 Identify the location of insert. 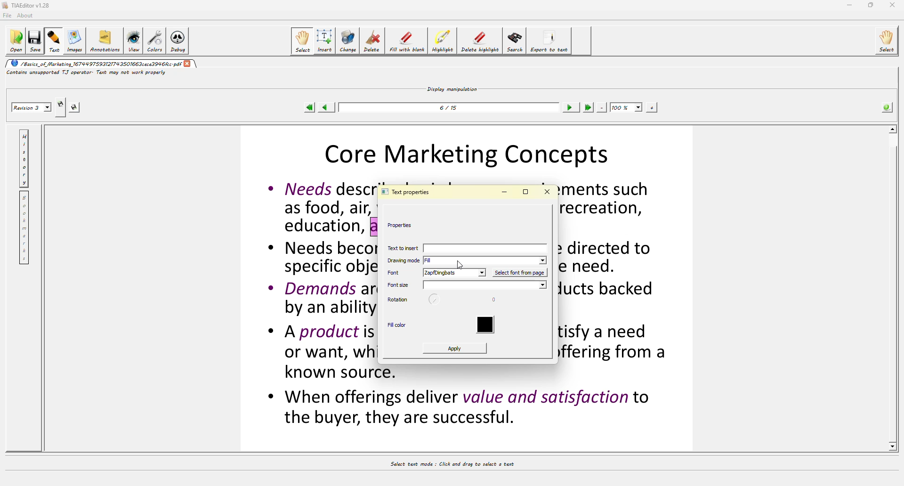
(325, 40).